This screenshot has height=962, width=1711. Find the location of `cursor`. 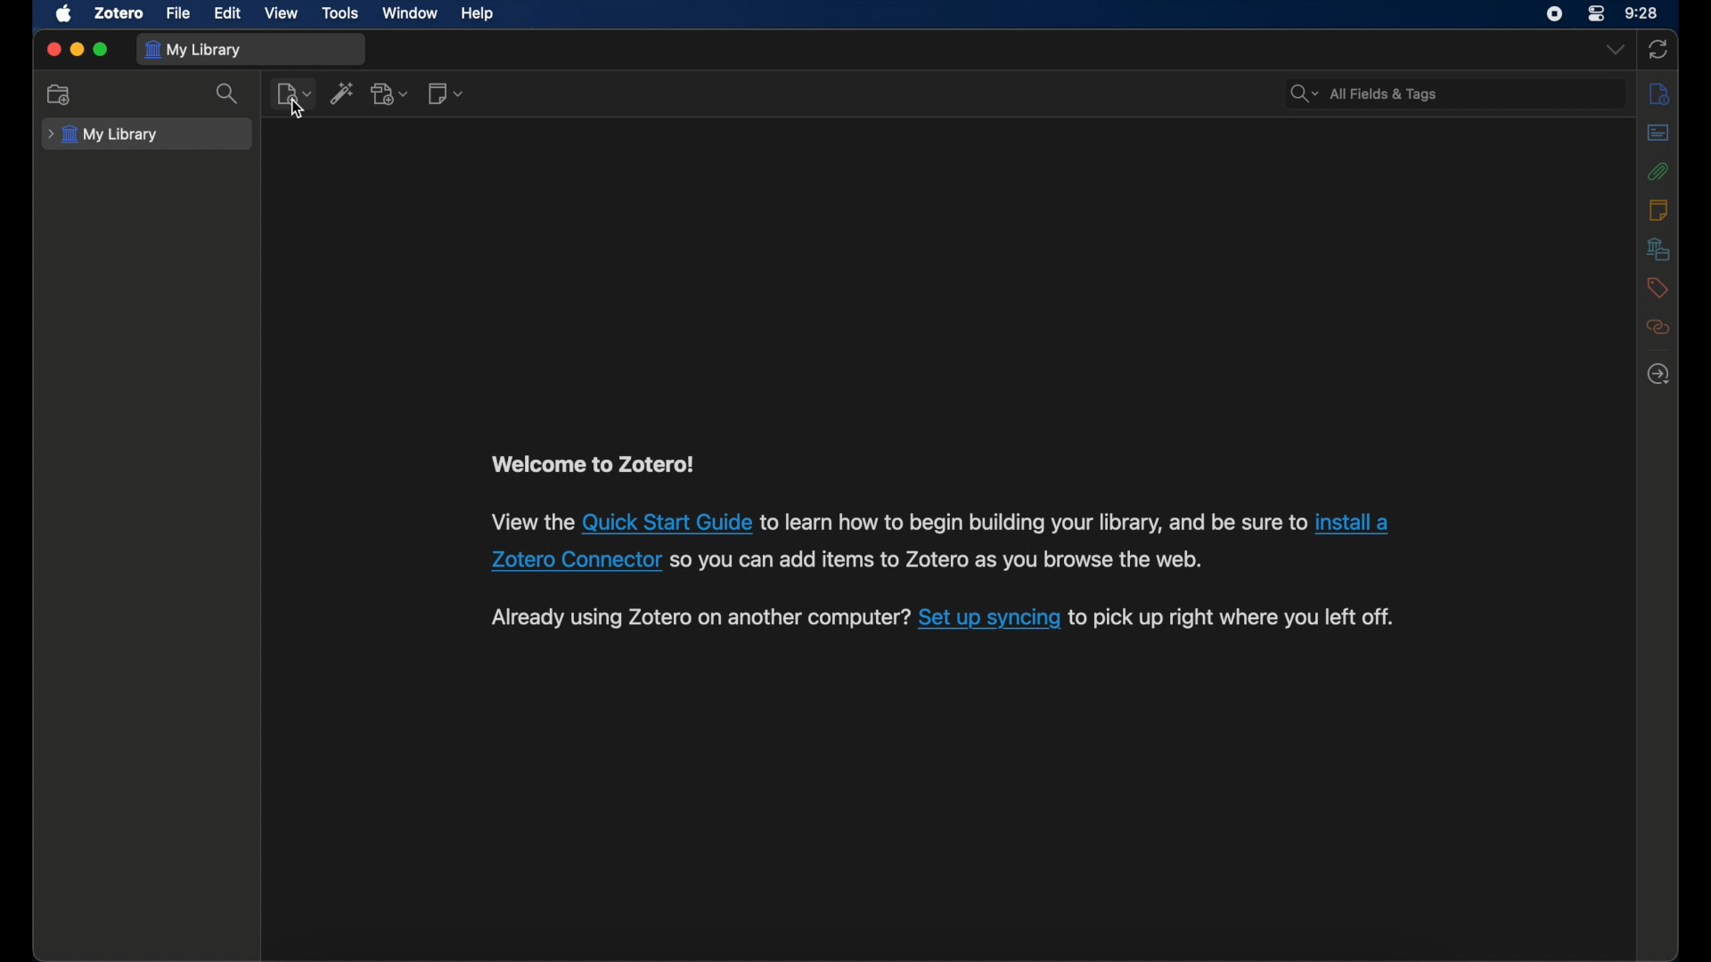

cursor is located at coordinates (298, 109).